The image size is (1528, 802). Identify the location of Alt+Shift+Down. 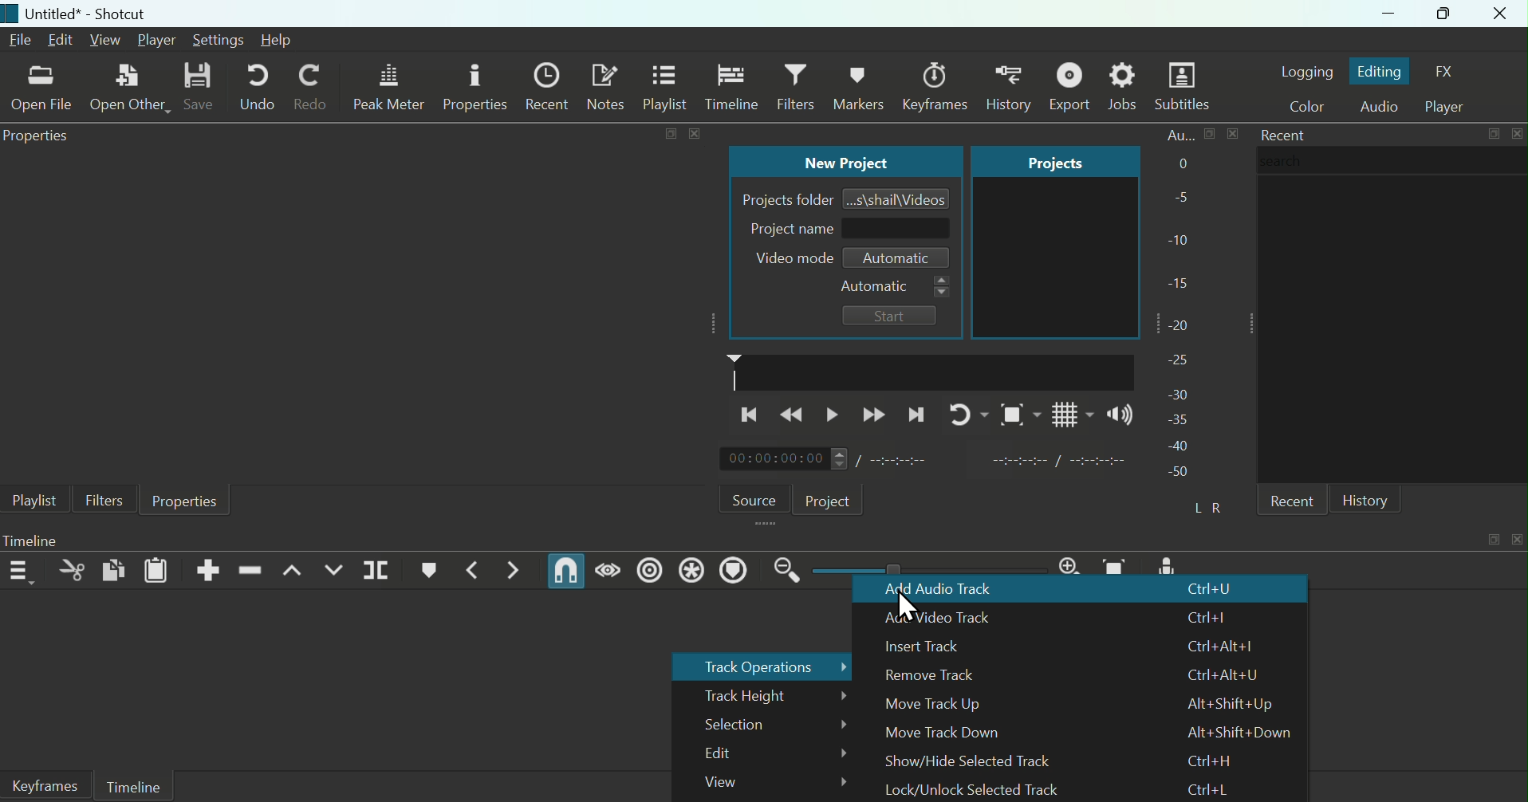
(1239, 733).